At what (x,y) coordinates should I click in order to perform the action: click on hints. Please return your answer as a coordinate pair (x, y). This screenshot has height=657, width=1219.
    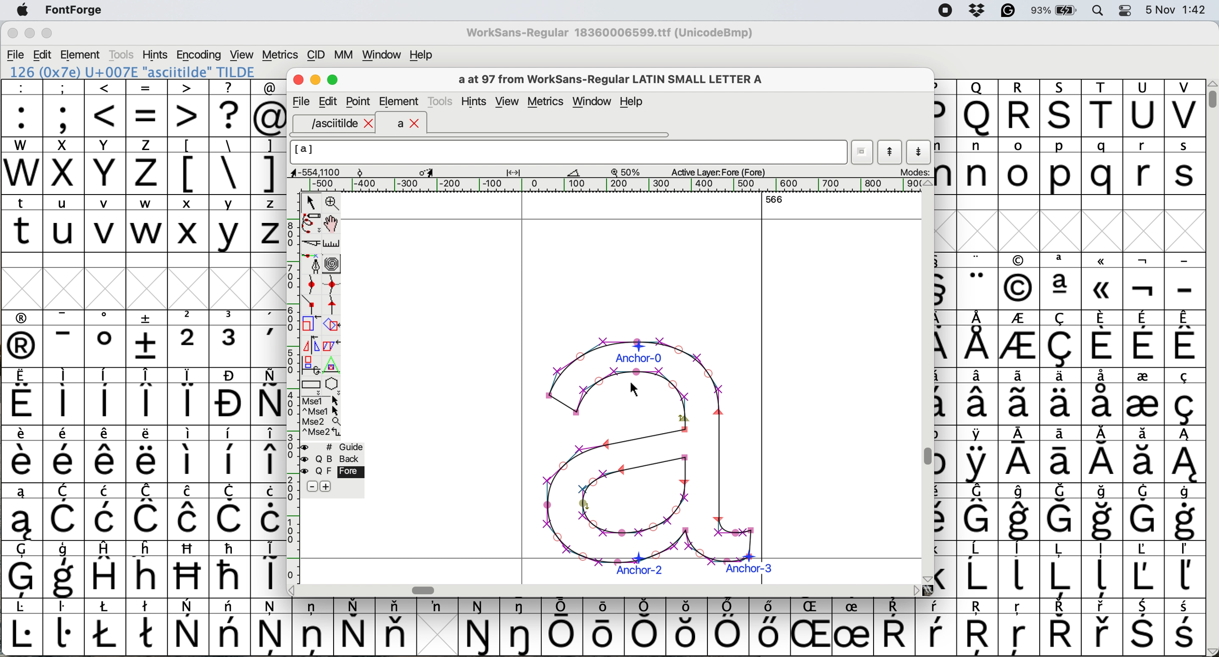
    Looking at the image, I should click on (476, 102).